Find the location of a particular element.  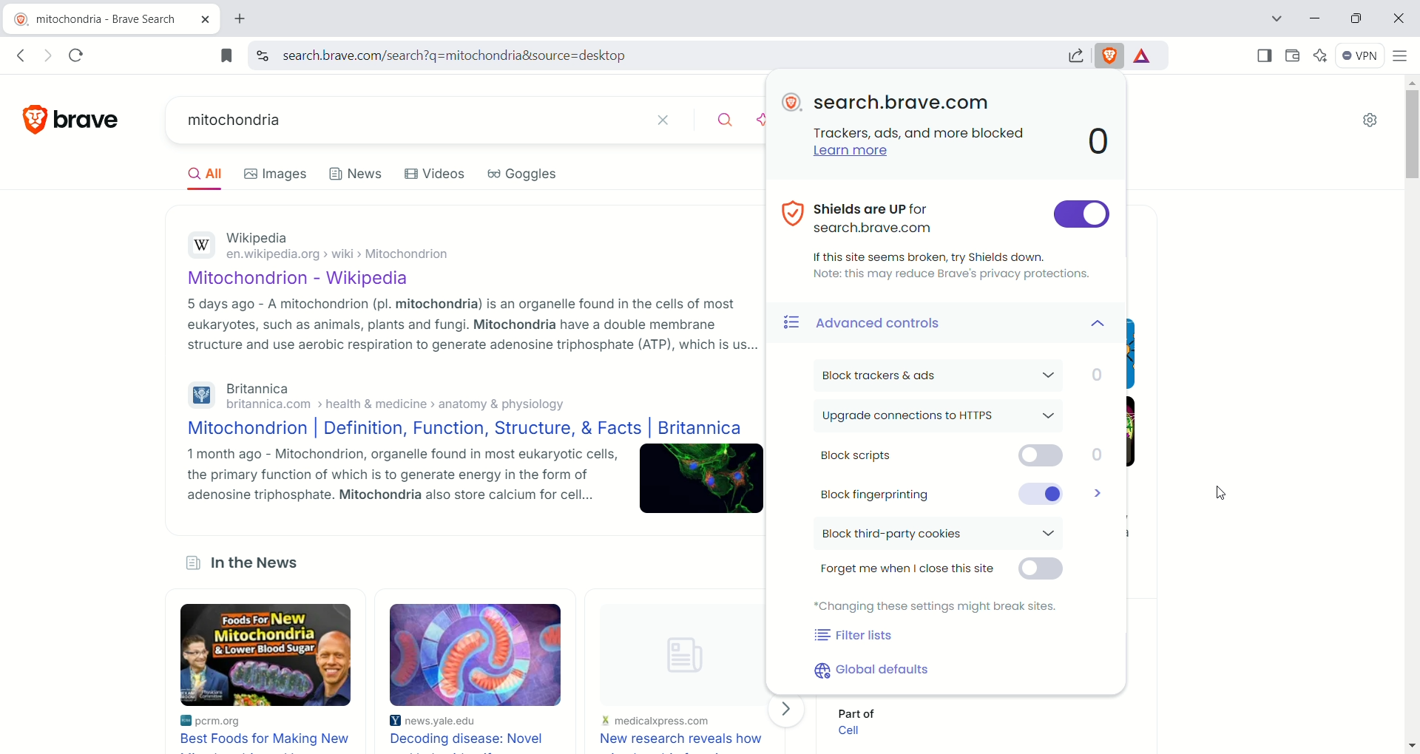

news.yale.edu is located at coordinates (442, 721).